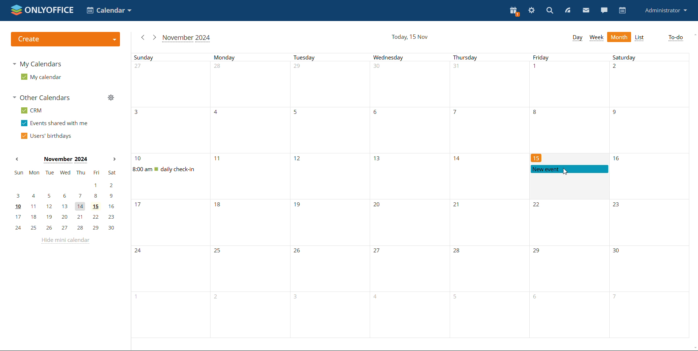  I want to click on Number, so click(537, 206).